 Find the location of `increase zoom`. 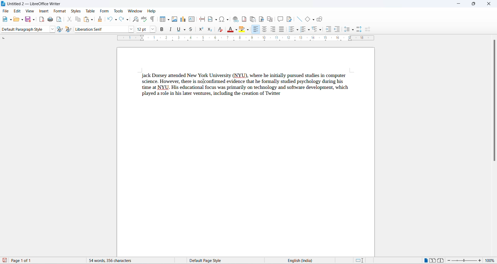

increase zoom is located at coordinates (481, 261).